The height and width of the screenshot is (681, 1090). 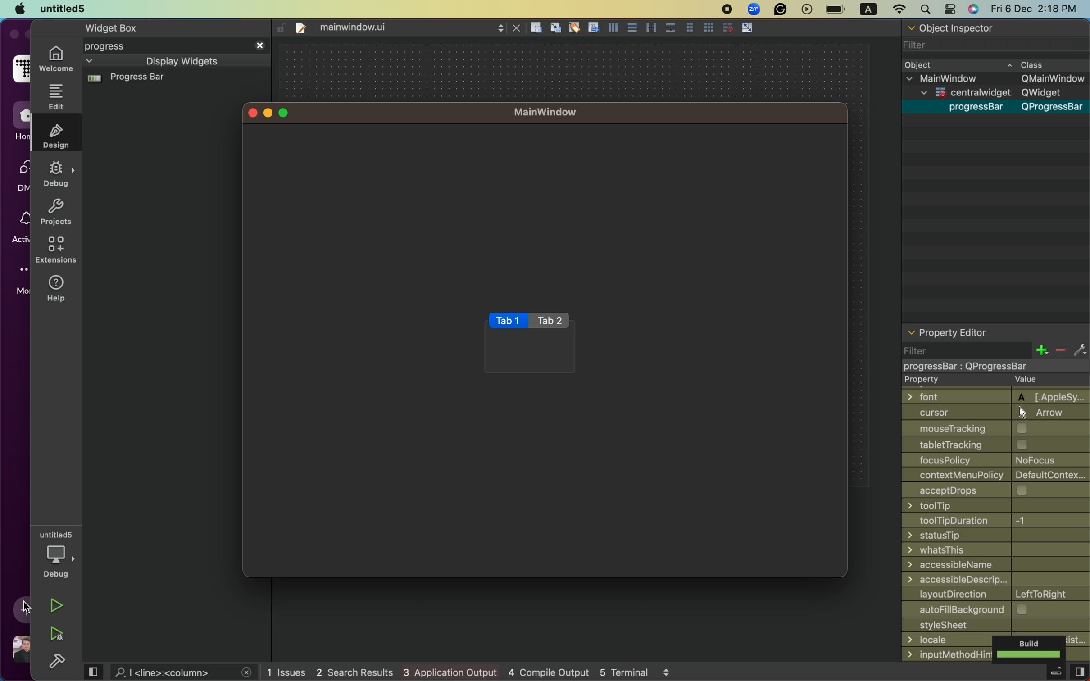 I want to click on align left, so click(x=614, y=29).